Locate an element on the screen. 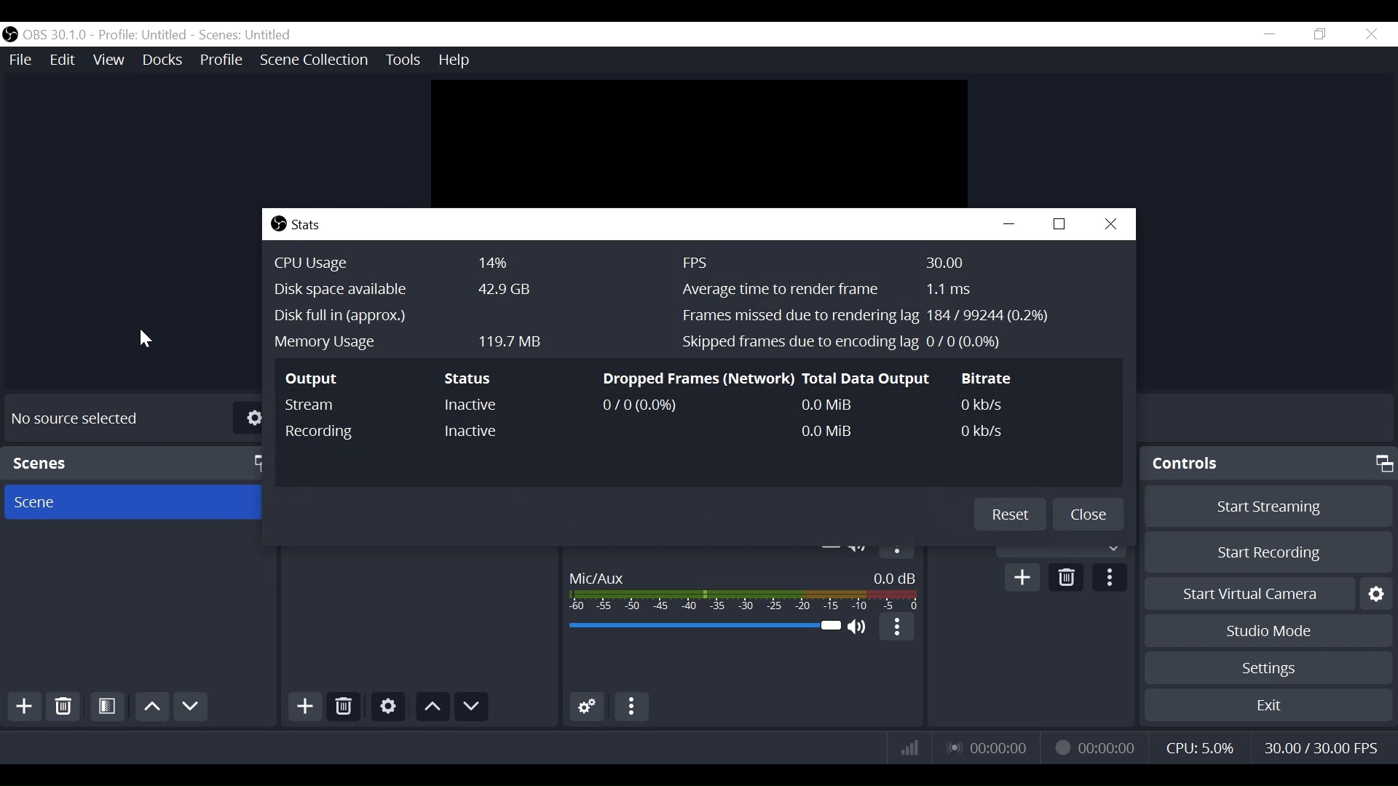 The width and height of the screenshot is (1398, 786). Edit is located at coordinates (63, 60).